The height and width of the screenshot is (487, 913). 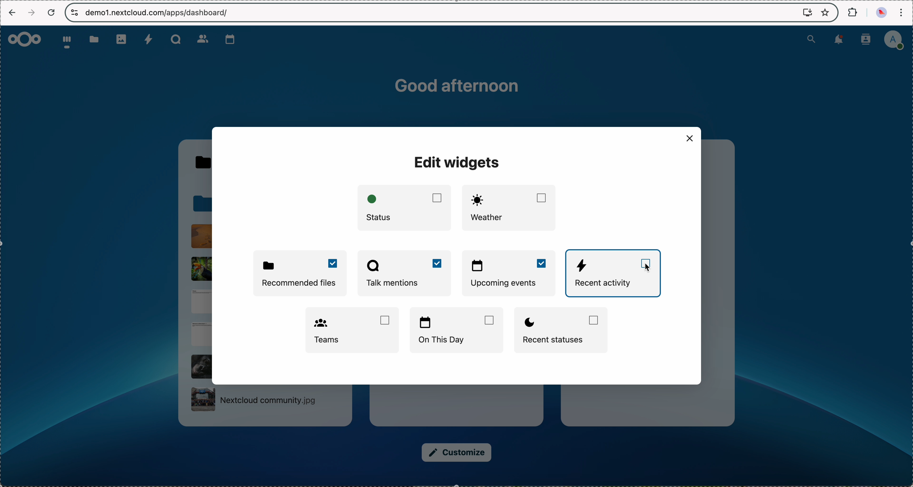 What do you see at coordinates (92, 40) in the screenshot?
I see `folder` at bounding box center [92, 40].